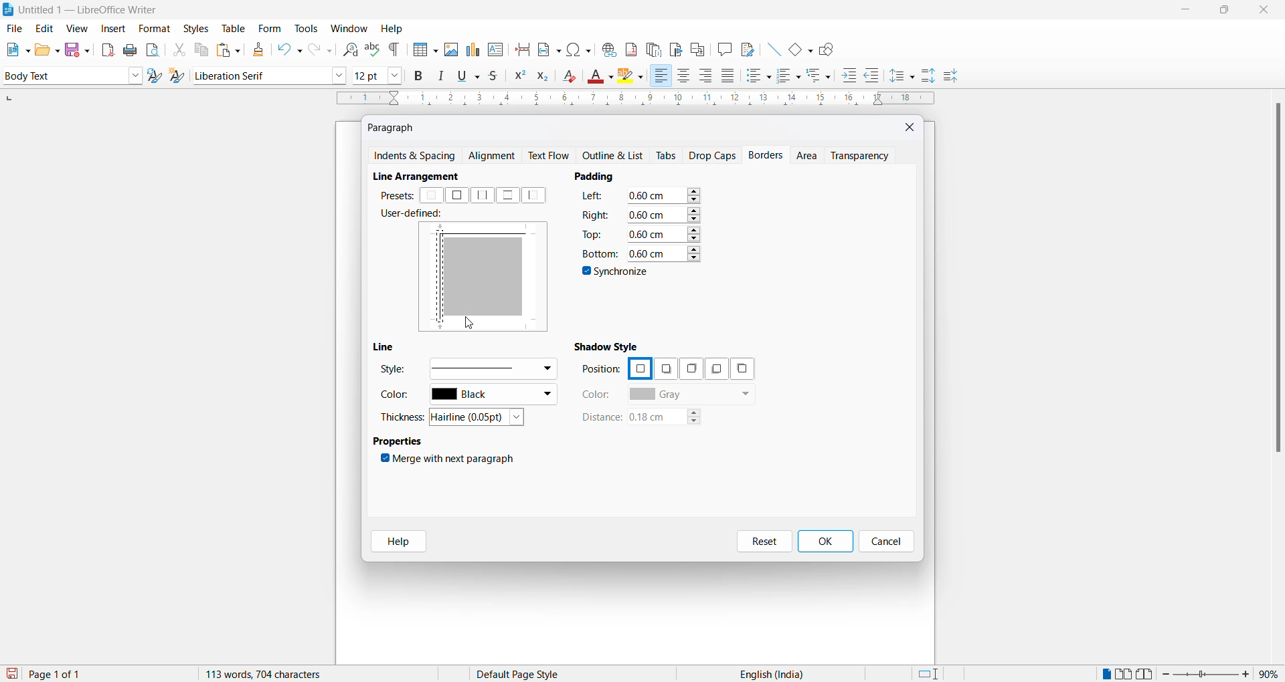 This screenshot has height=682, width=1285. Describe the element at coordinates (394, 127) in the screenshot. I see `paragraph dialog box` at that location.